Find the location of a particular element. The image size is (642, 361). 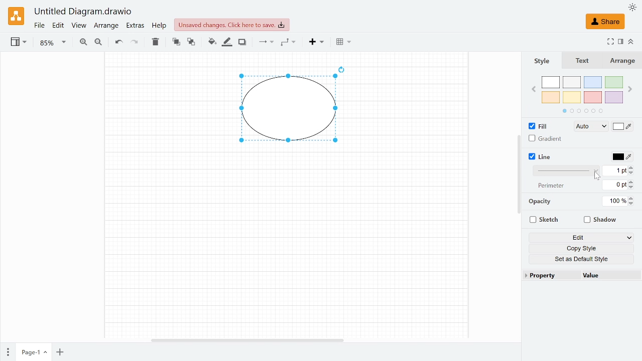

Zoom out is located at coordinates (100, 43).